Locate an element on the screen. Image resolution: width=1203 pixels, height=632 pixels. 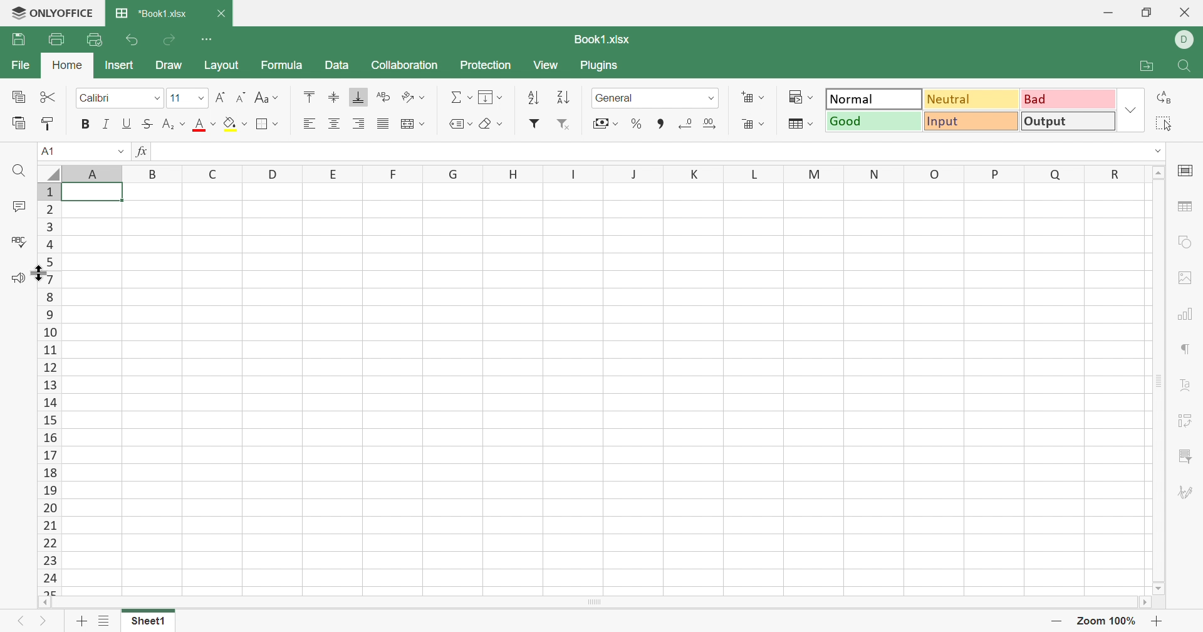
Cursor is located at coordinates (39, 275).